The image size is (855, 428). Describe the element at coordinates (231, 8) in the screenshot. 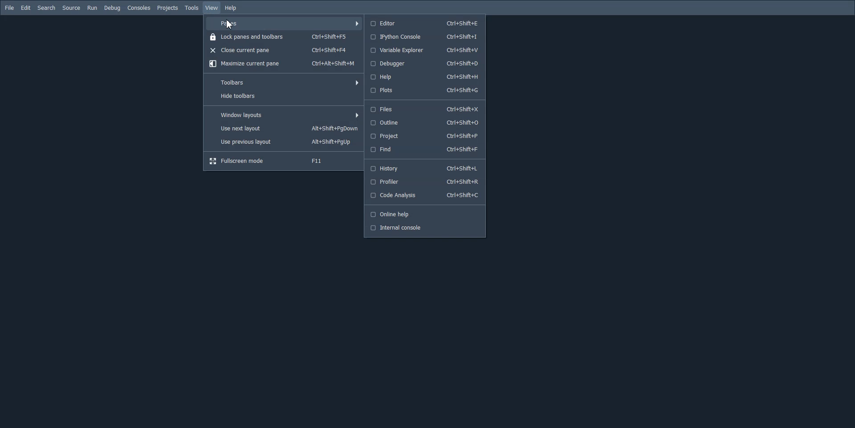

I see `Help` at that location.